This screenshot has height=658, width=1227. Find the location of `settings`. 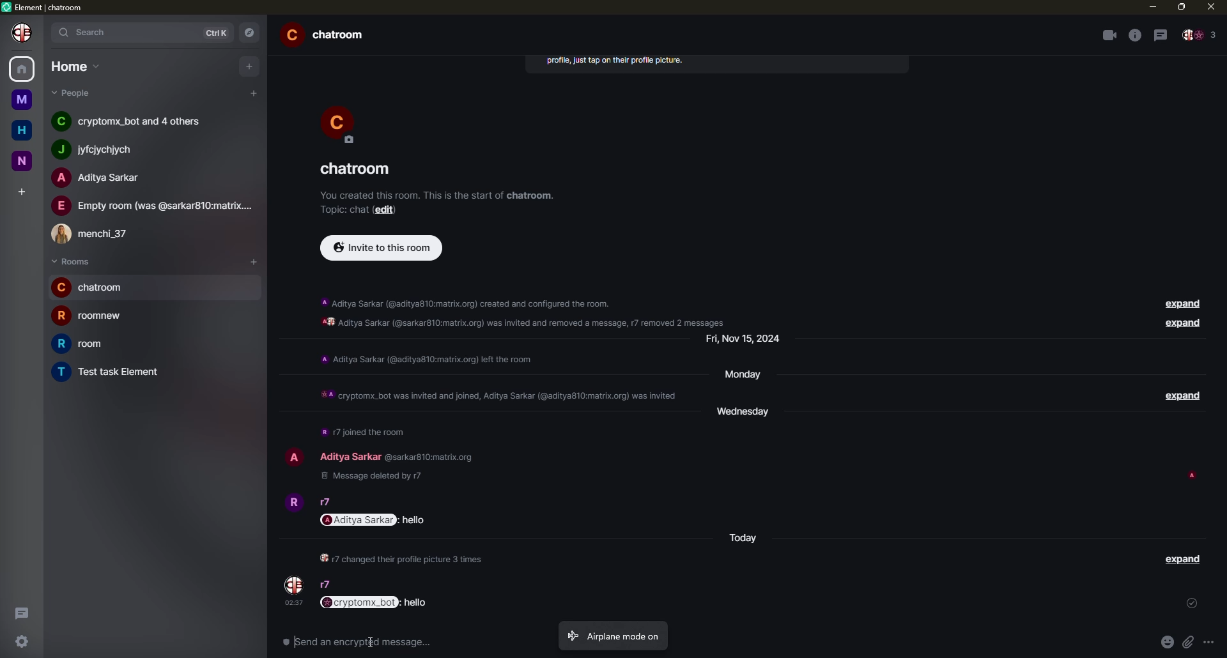

settings is located at coordinates (19, 643).